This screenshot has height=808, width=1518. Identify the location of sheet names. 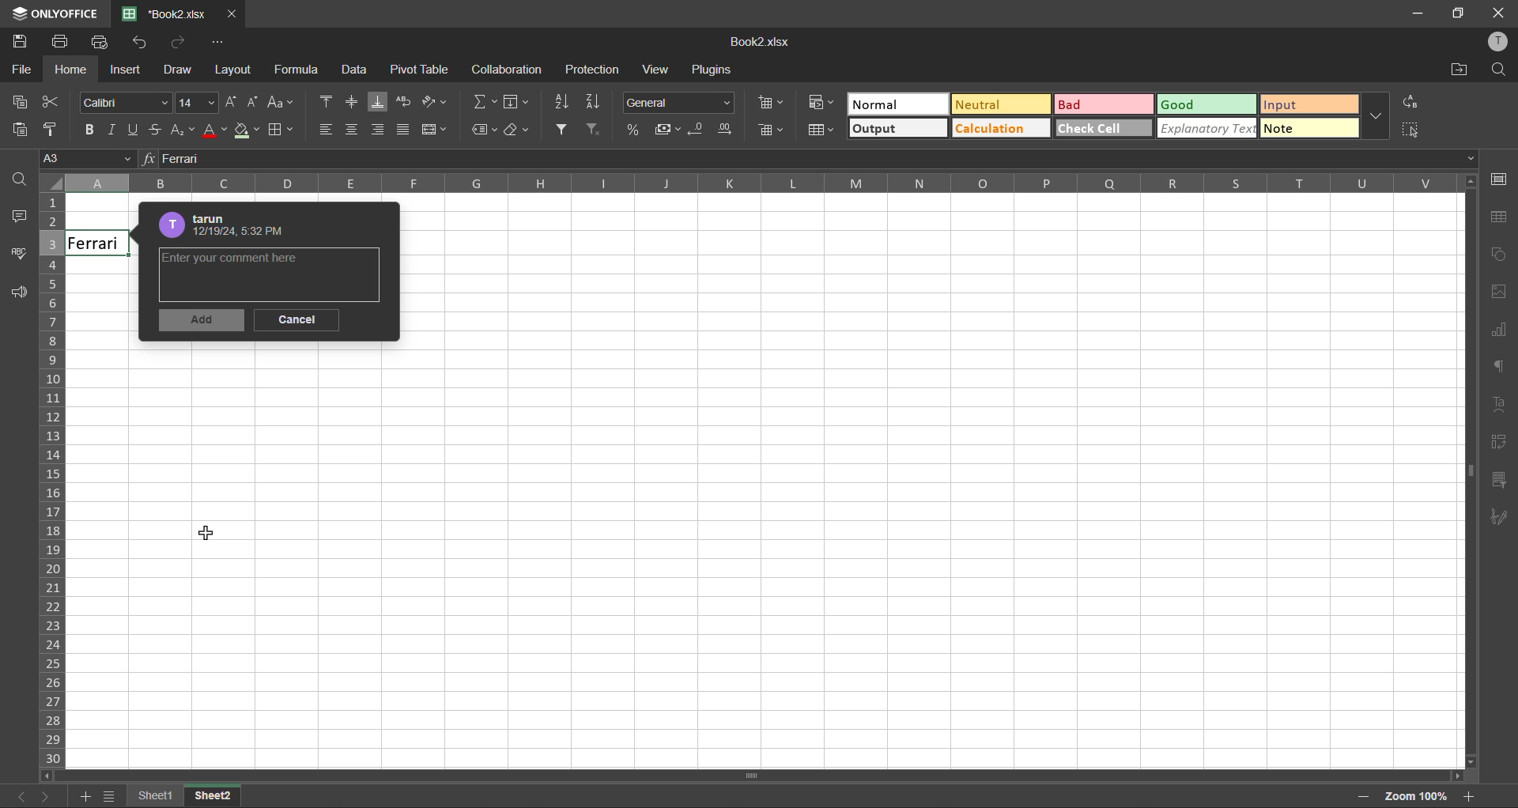
(150, 796).